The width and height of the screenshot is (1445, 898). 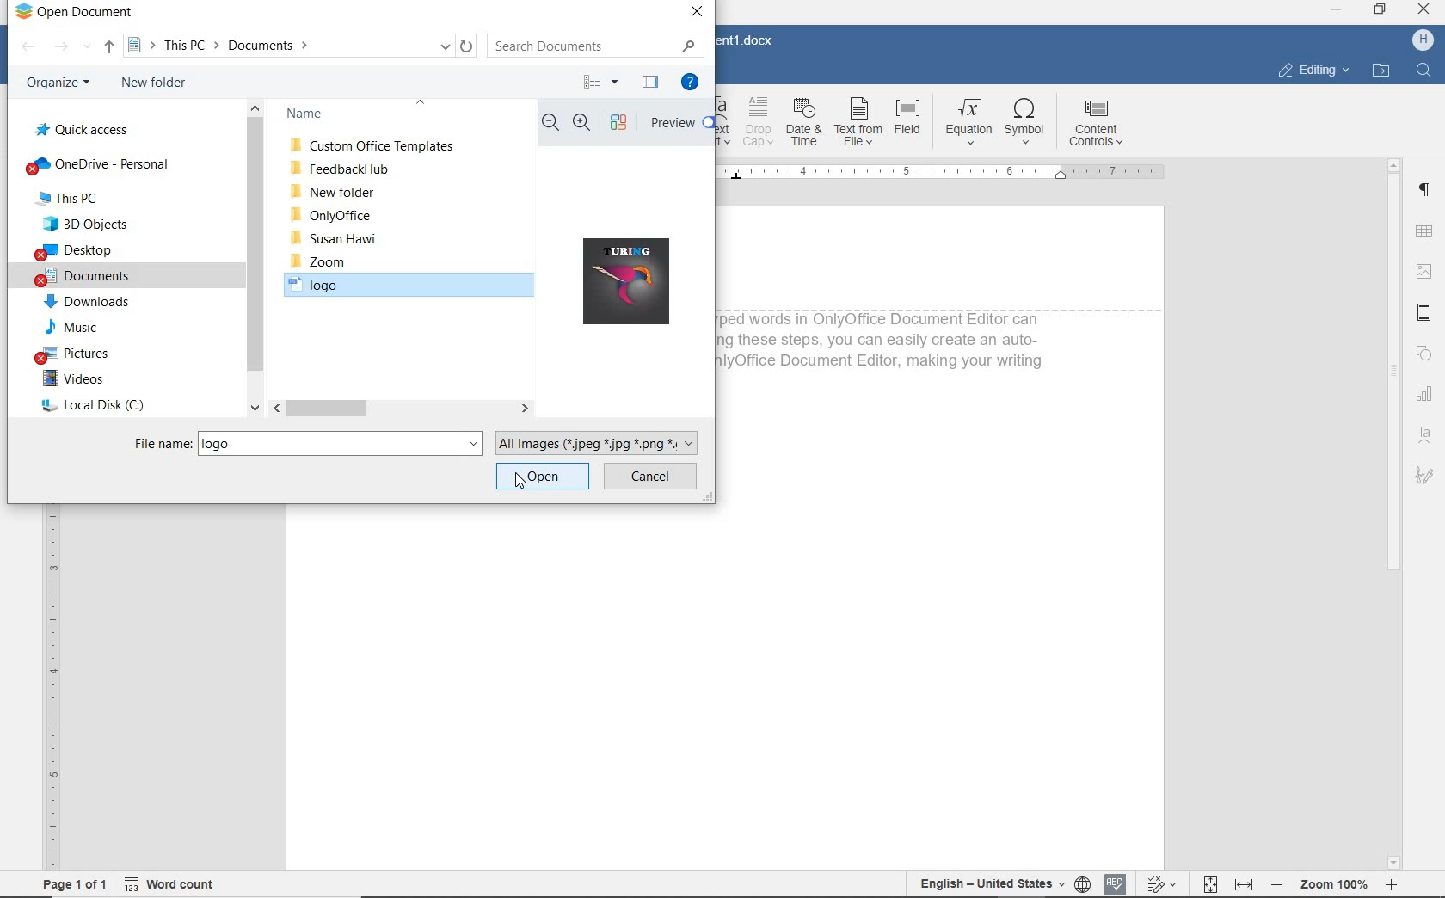 I want to click on MUSIC, so click(x=79, y=329).